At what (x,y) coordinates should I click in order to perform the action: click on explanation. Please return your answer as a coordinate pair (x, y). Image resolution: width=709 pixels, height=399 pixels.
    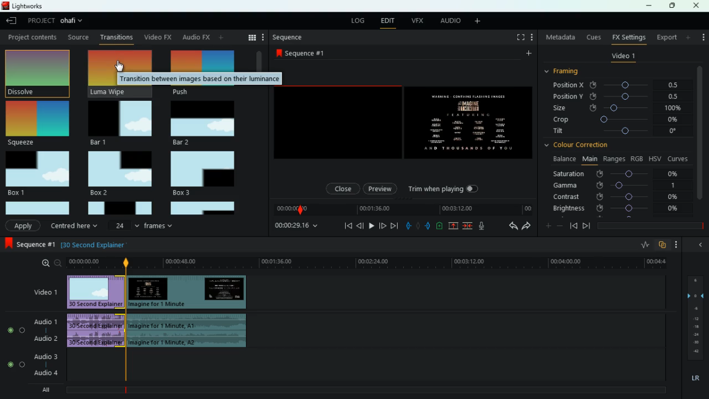
    Looking at the image, I should click on (97, 244).